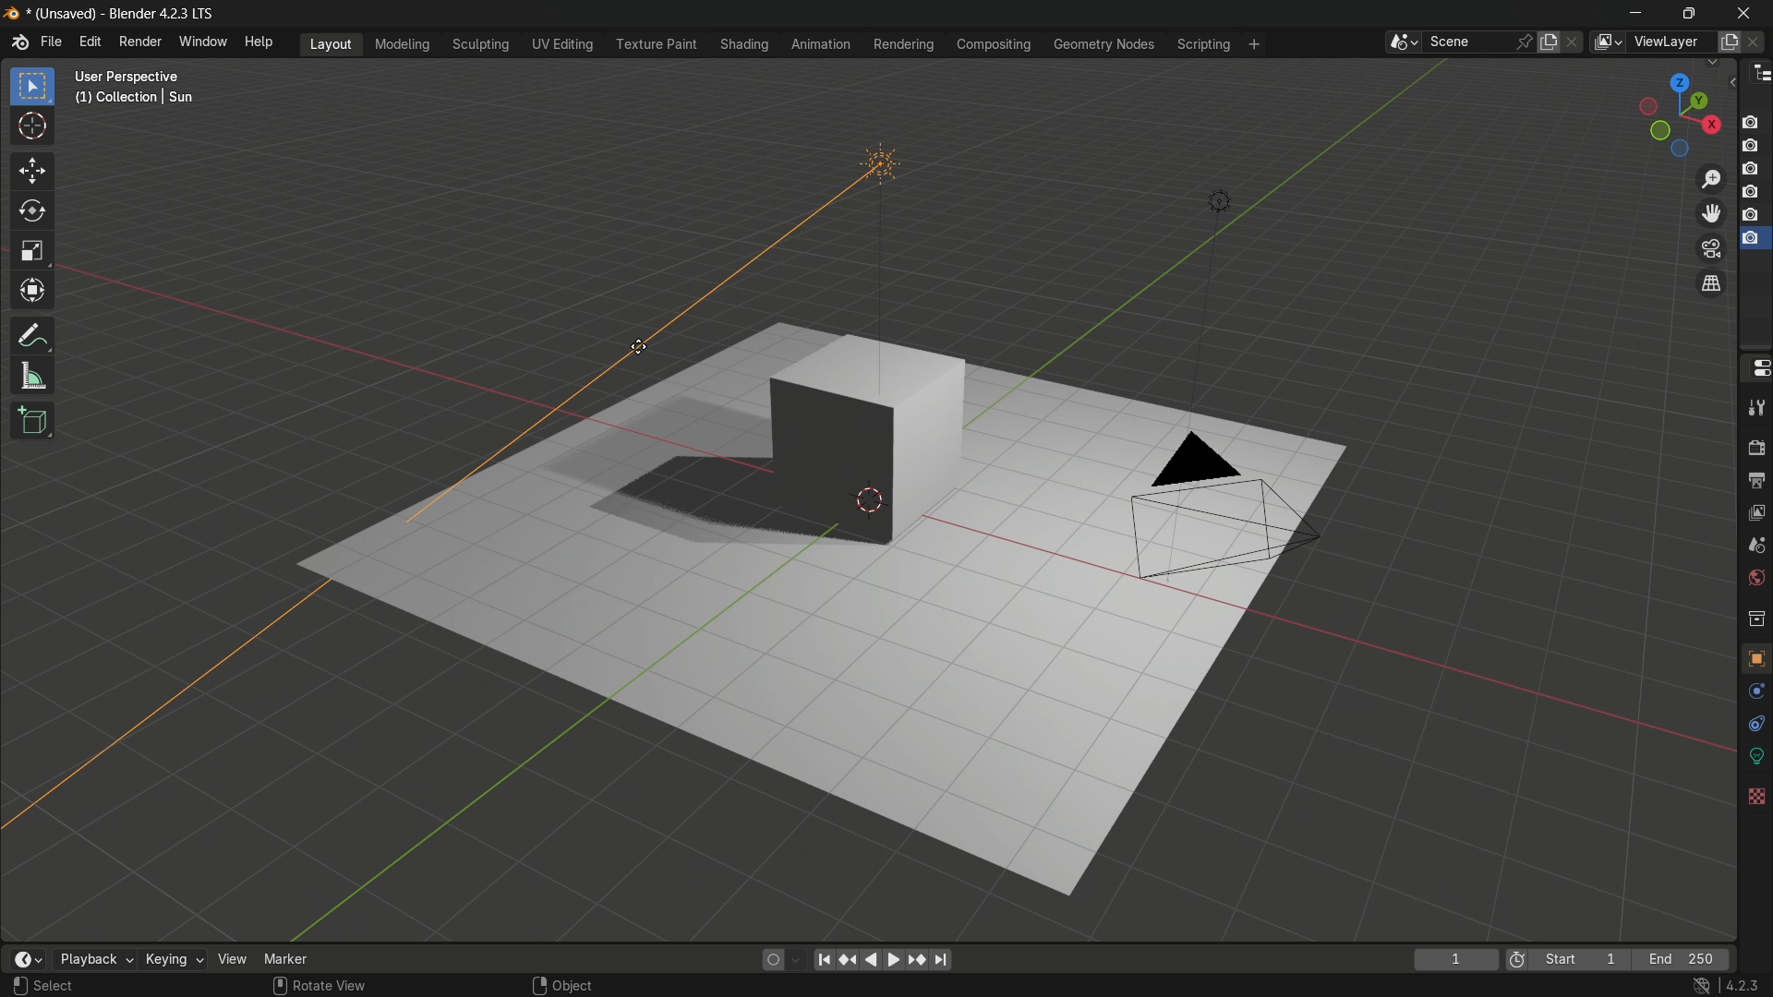 Image resolution: width=1773 pixels, height=997 pixels. I want to click on layer 1, so click(1751, 122).